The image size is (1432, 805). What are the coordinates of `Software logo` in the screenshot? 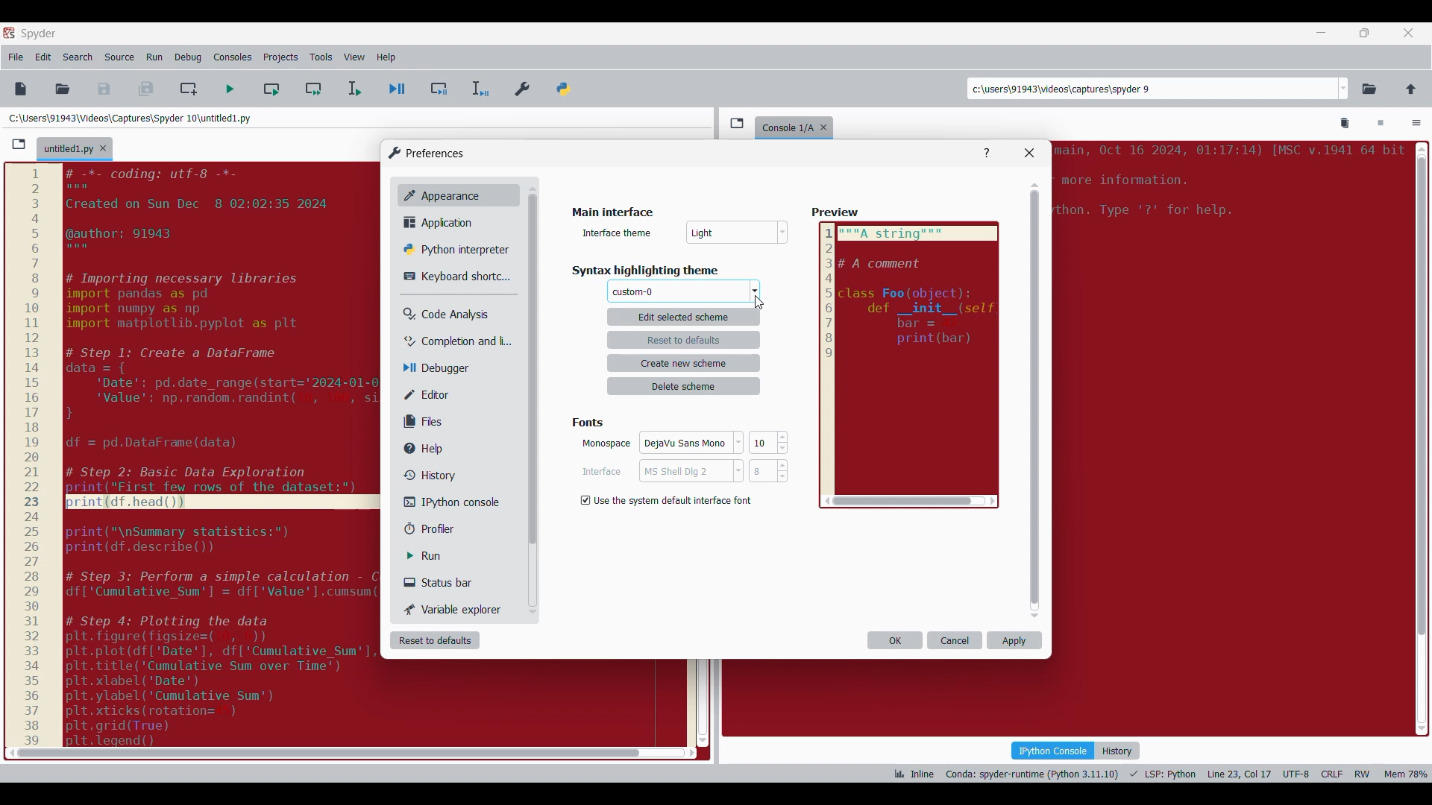 It's located at (9, 32).